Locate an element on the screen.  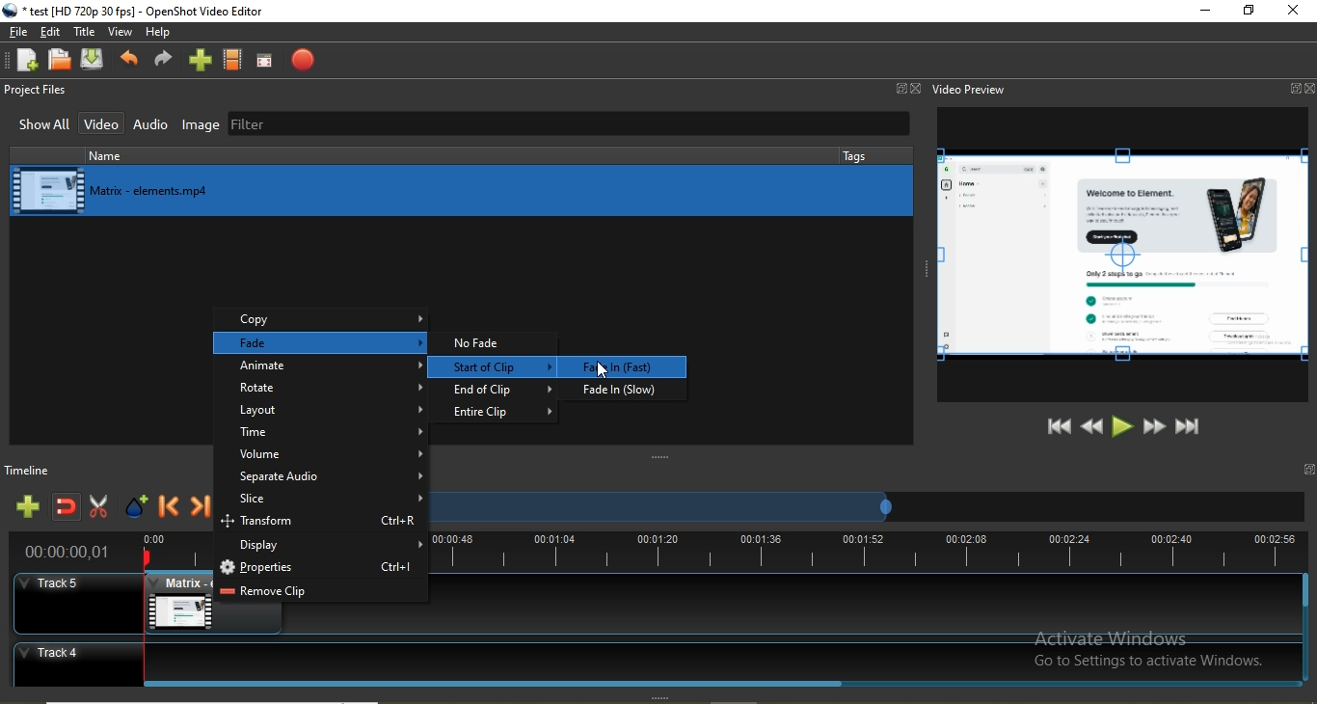
Open project is located at coordinates (61, 59).